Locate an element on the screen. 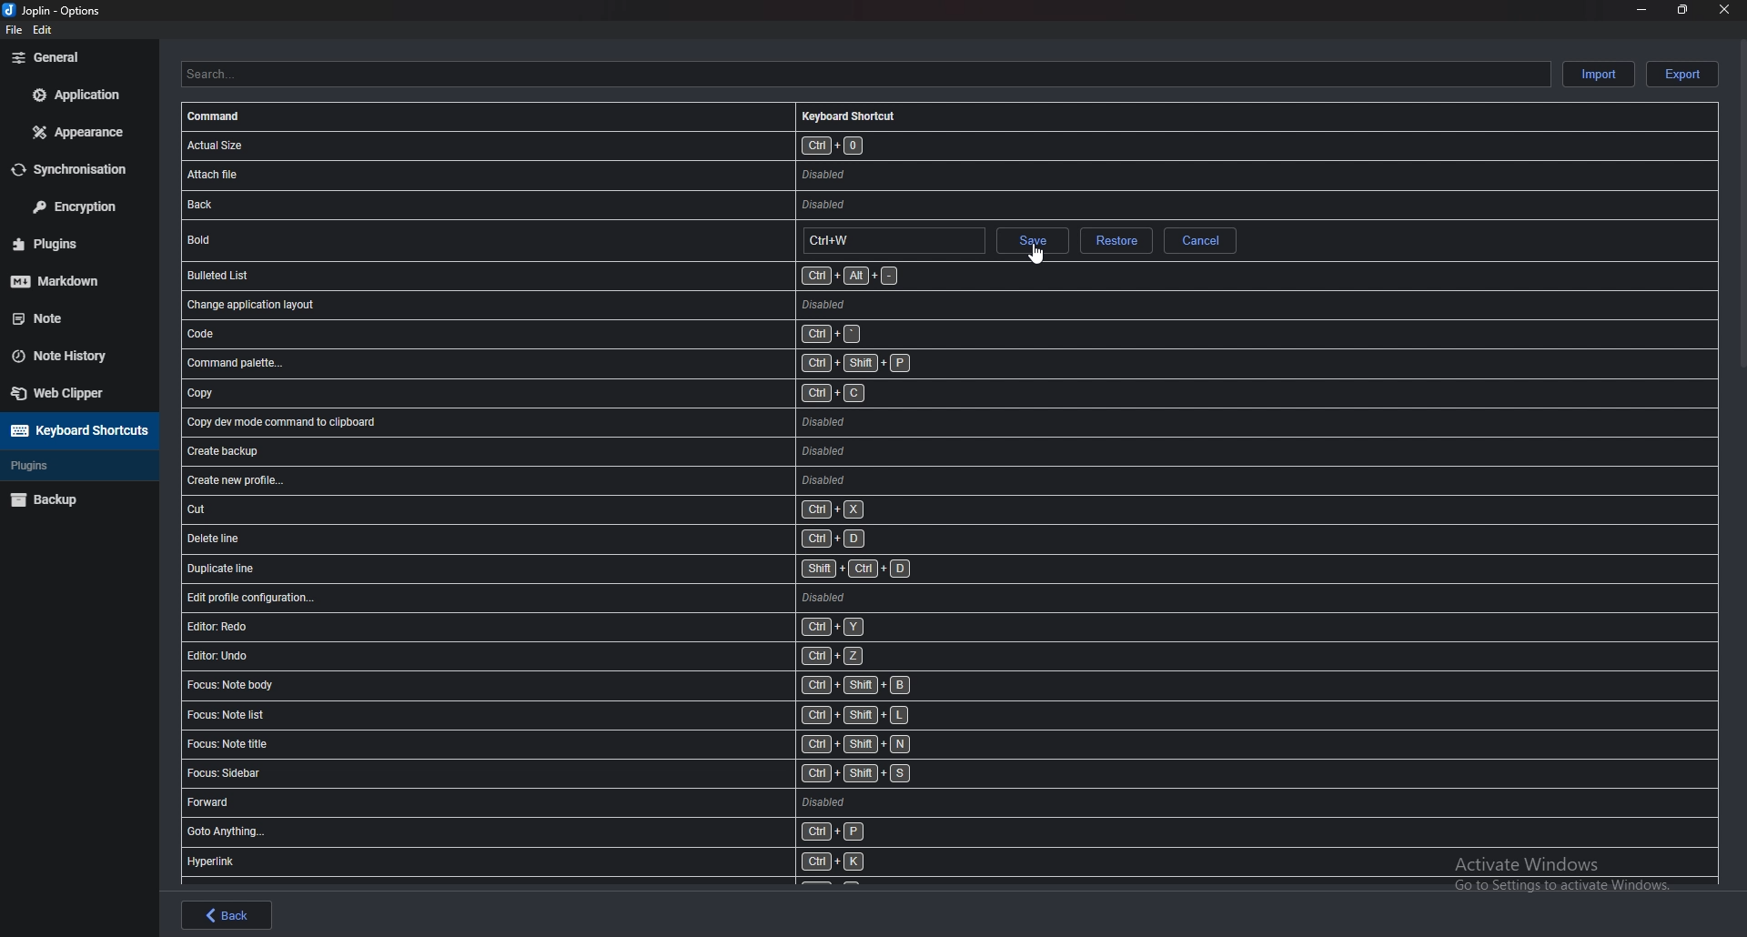 The image size is (1747, 937). shortcut is located at coordinates (586, 419).